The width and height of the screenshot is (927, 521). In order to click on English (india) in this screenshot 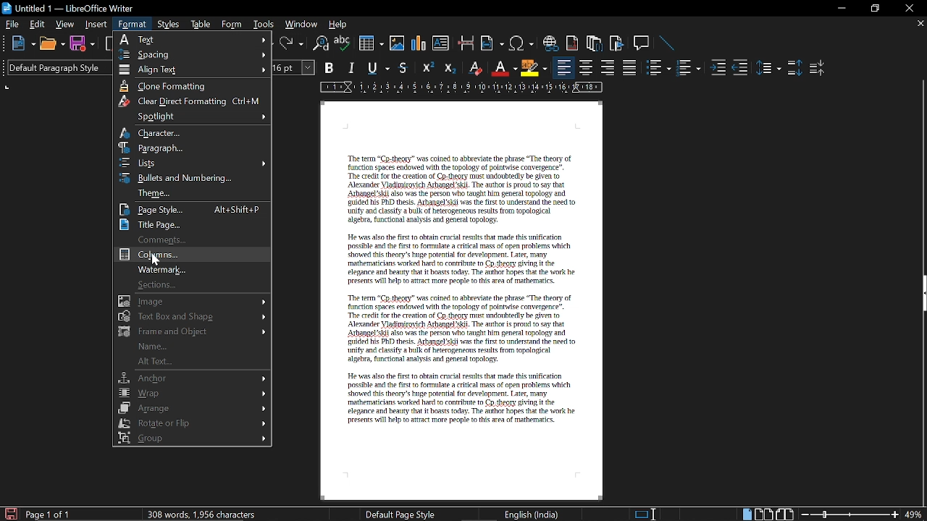, I will do `click(531, 514)`.